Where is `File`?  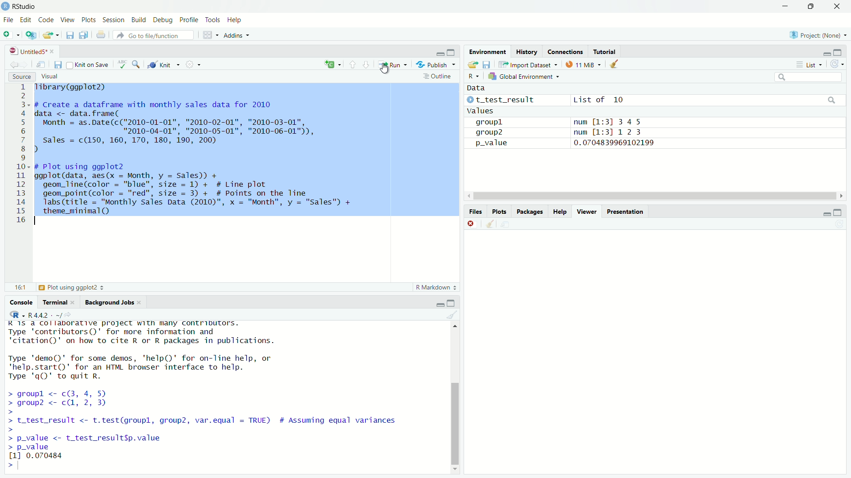 File is located at coordinates (8, 18).